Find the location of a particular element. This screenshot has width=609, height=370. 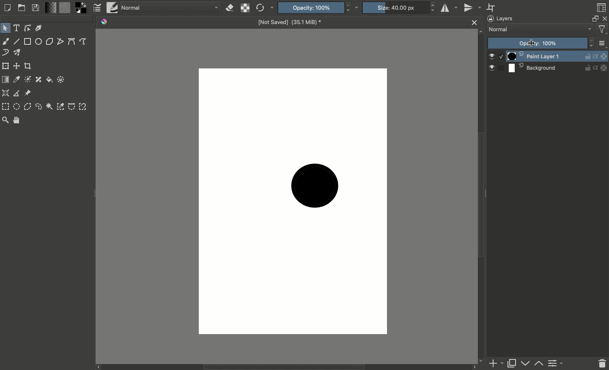

Horizontal mirror tool is located at coordinates (449, 8).